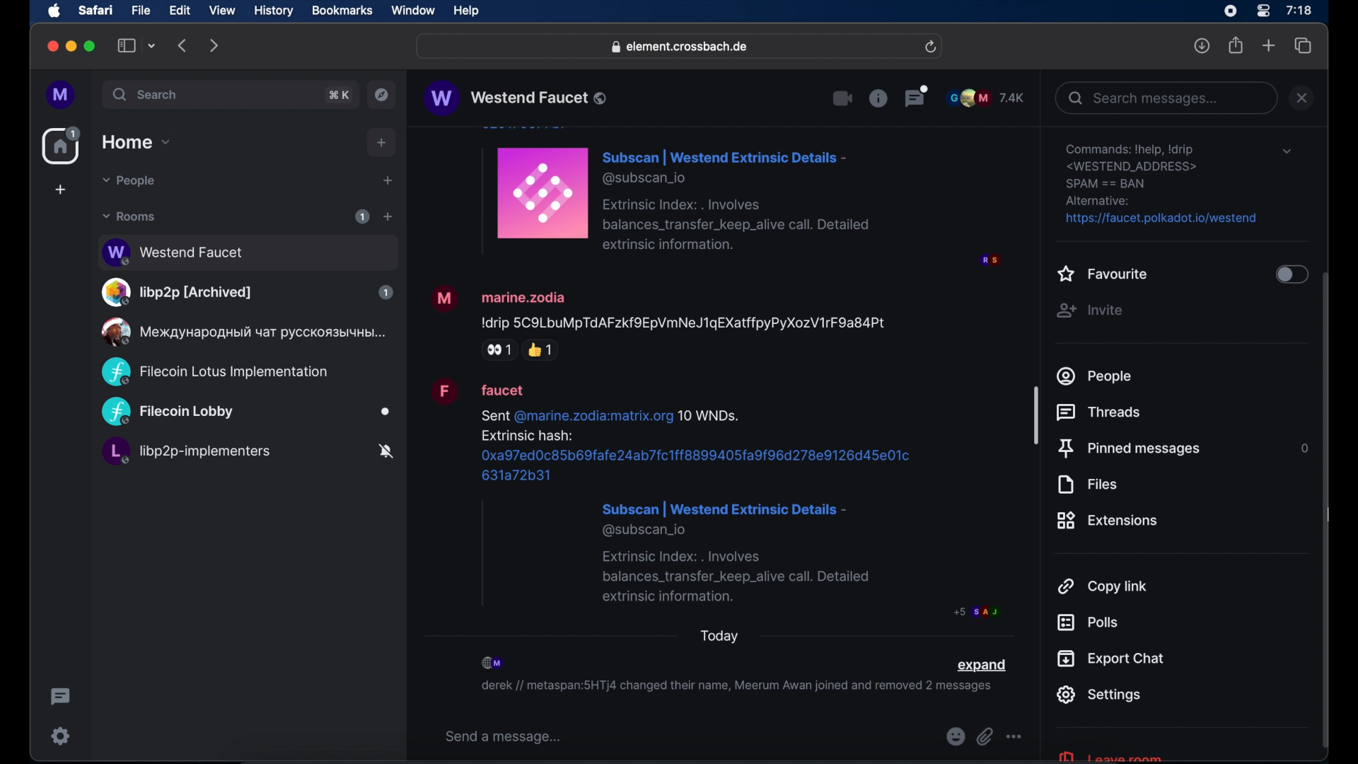 The image size is (1358, 764). What do you see at coordinates (1109, 755) in the screenshot?
I see `leave room` at bounding box center [1109, 755].